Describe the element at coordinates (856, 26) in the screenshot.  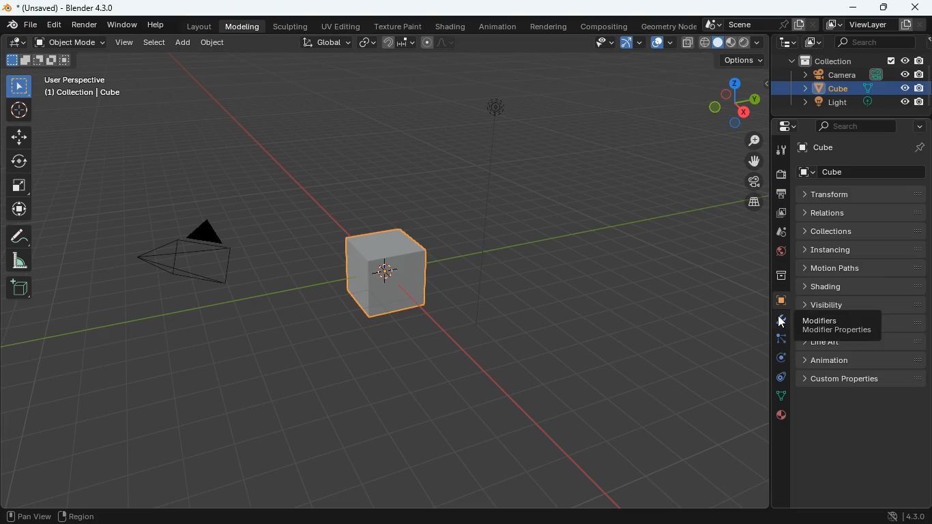
I see `viewlayer` at that location.